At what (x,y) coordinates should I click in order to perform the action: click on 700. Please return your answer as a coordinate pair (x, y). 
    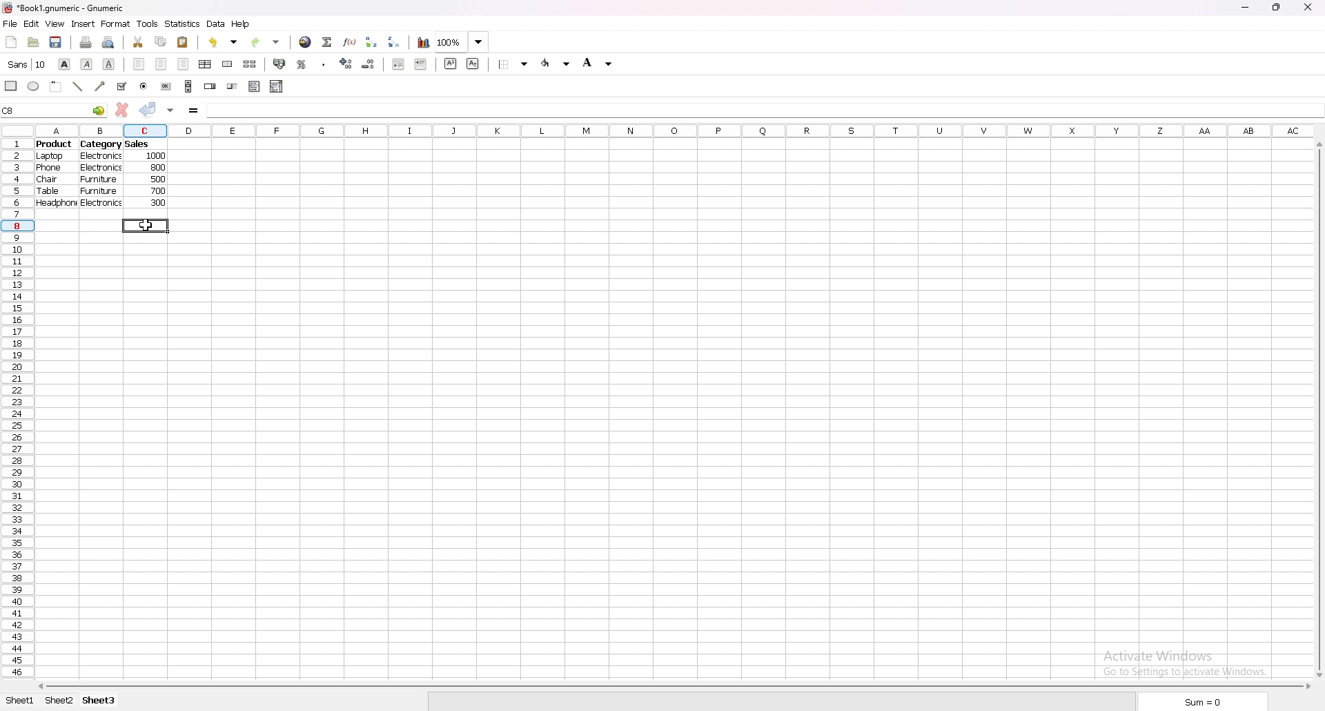
    Looking at the image, I should click on (161, 192).